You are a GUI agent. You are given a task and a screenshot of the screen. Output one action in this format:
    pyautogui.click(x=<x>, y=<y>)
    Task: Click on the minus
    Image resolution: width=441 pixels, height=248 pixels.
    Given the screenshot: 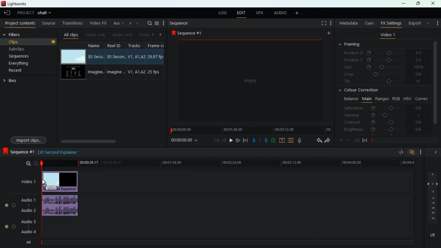 What is the action you would take?
    pyautogui.click(x=349, y=141)
    